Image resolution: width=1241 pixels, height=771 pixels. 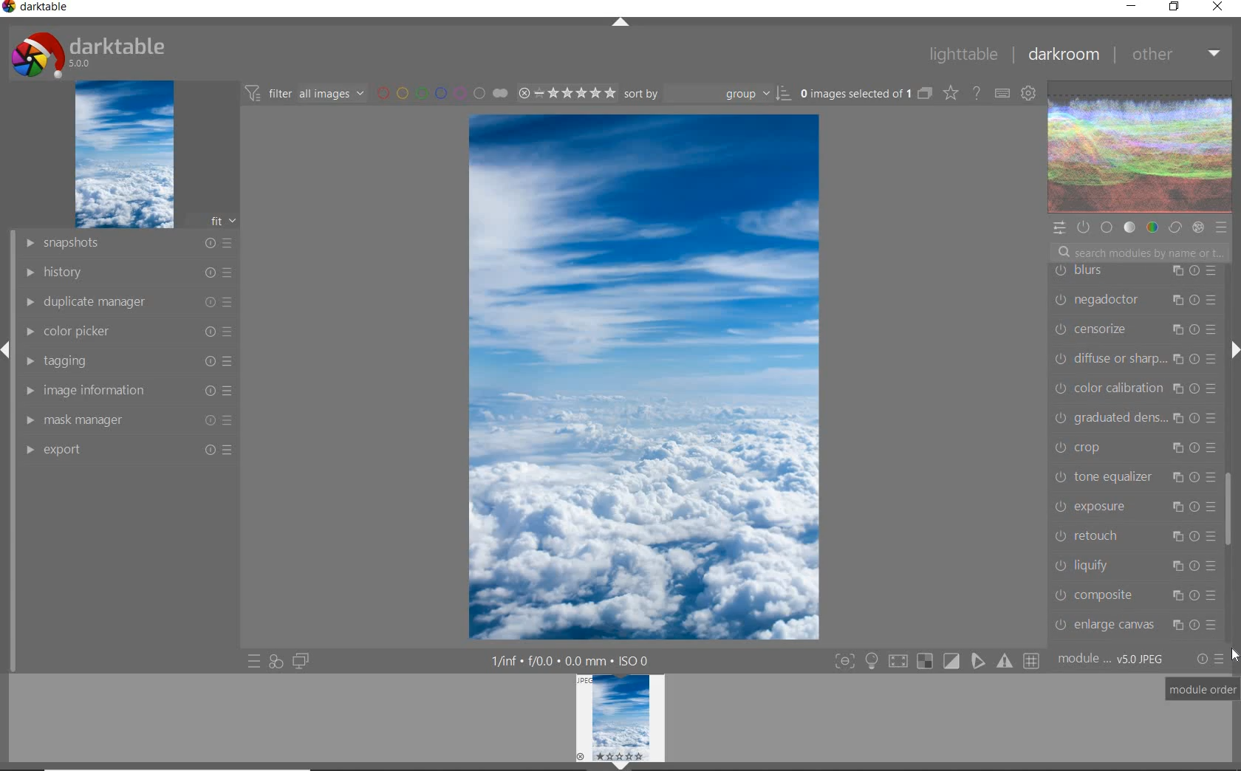 I want to click on SCROLLBAR, so click(x=1231, y=298).